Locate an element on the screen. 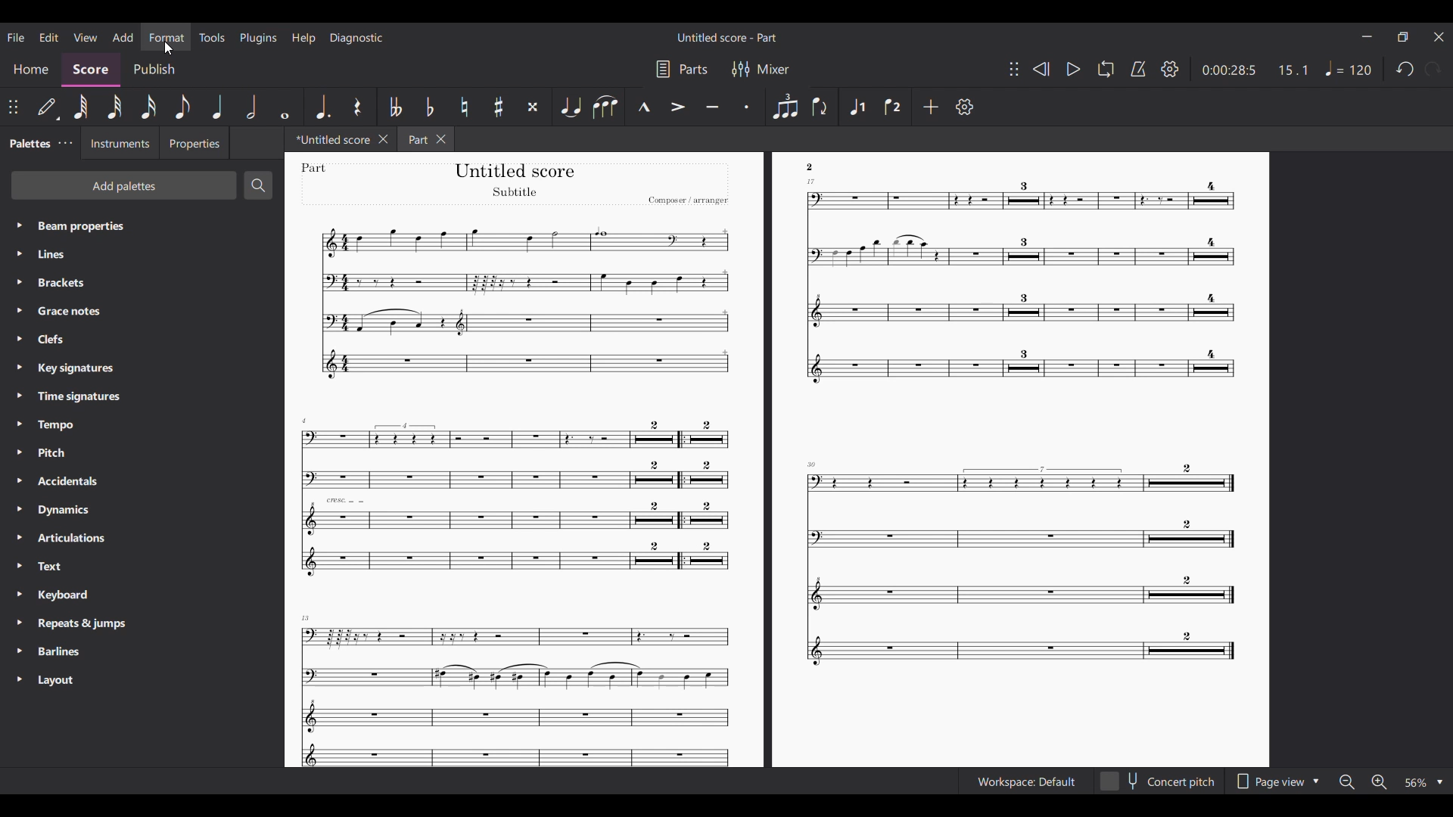 Image resolution: width=1453 pixels, height=817 pixels. Toggle double flat is located at coordinates (395, 106).